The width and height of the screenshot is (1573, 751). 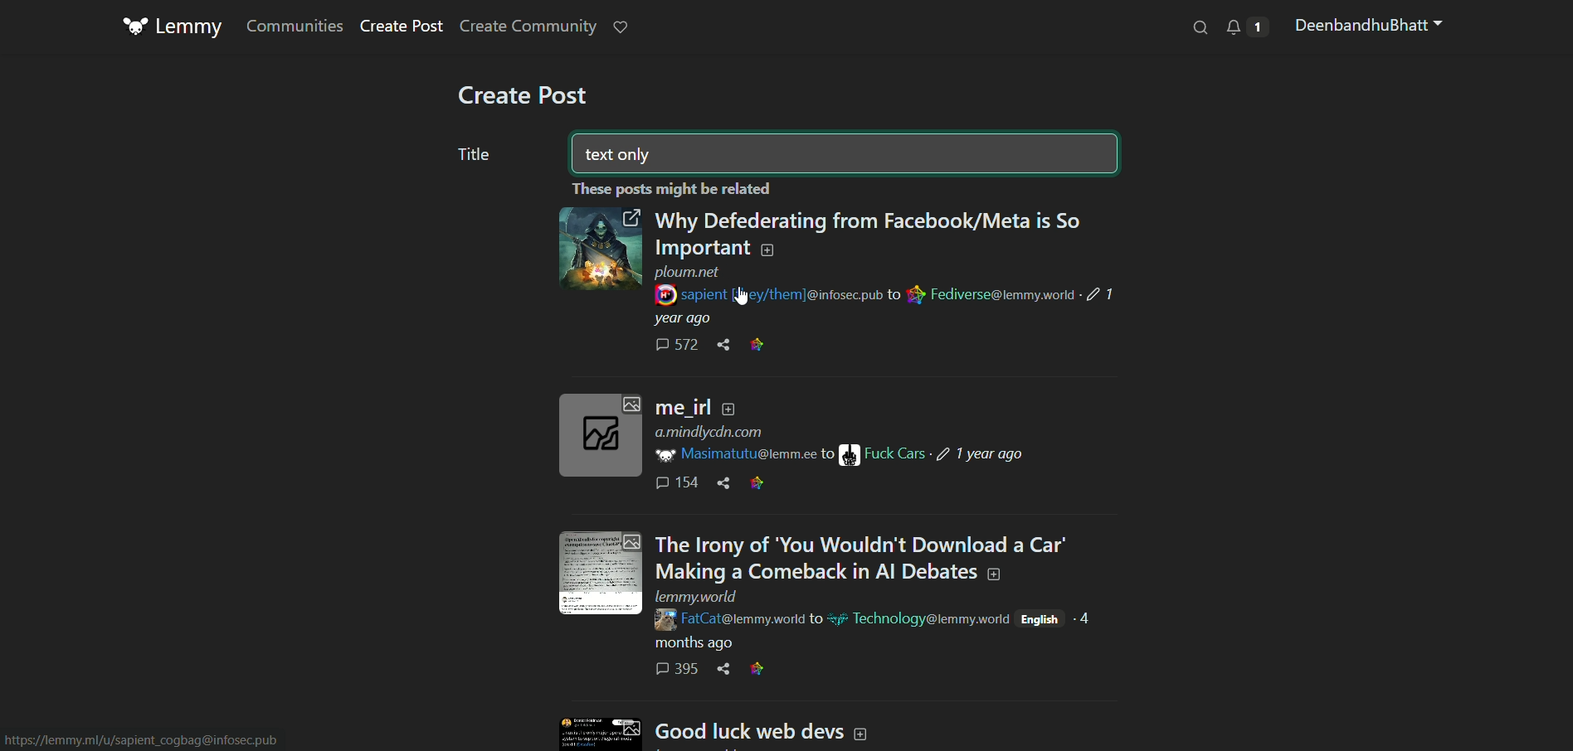 I want to click on Link, so click(x=756, y=344).